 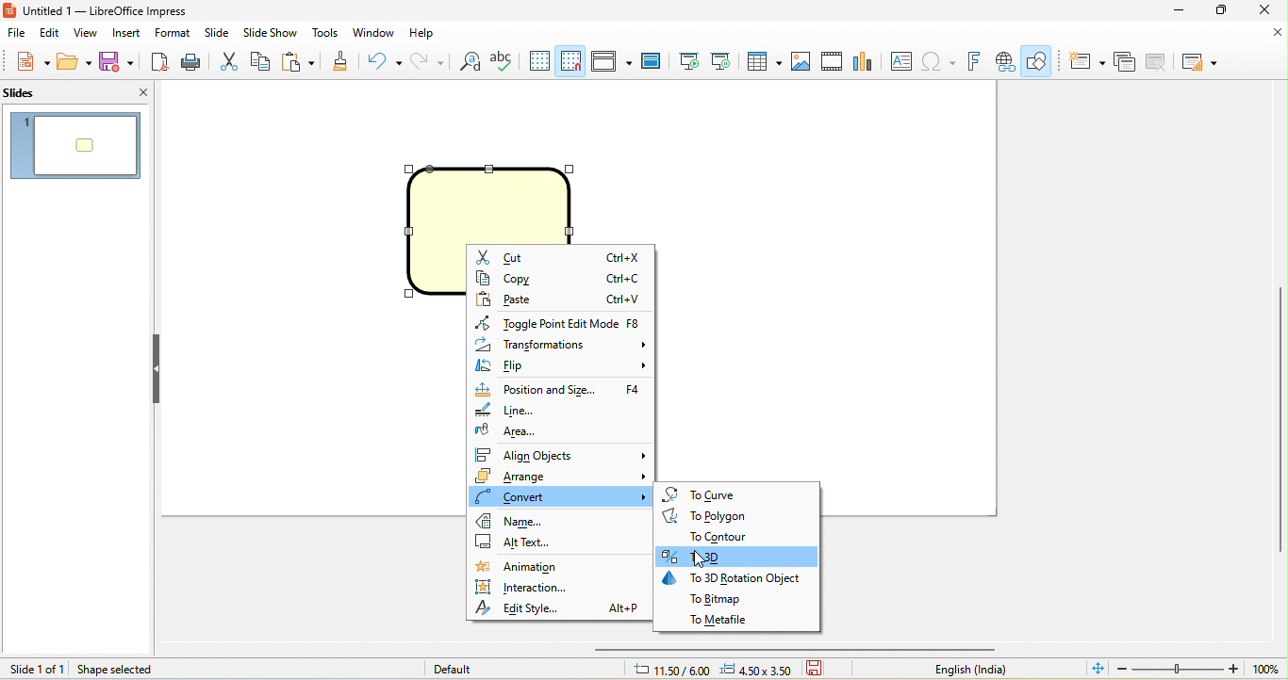 I want to click on format, so click(x=173, y=33).